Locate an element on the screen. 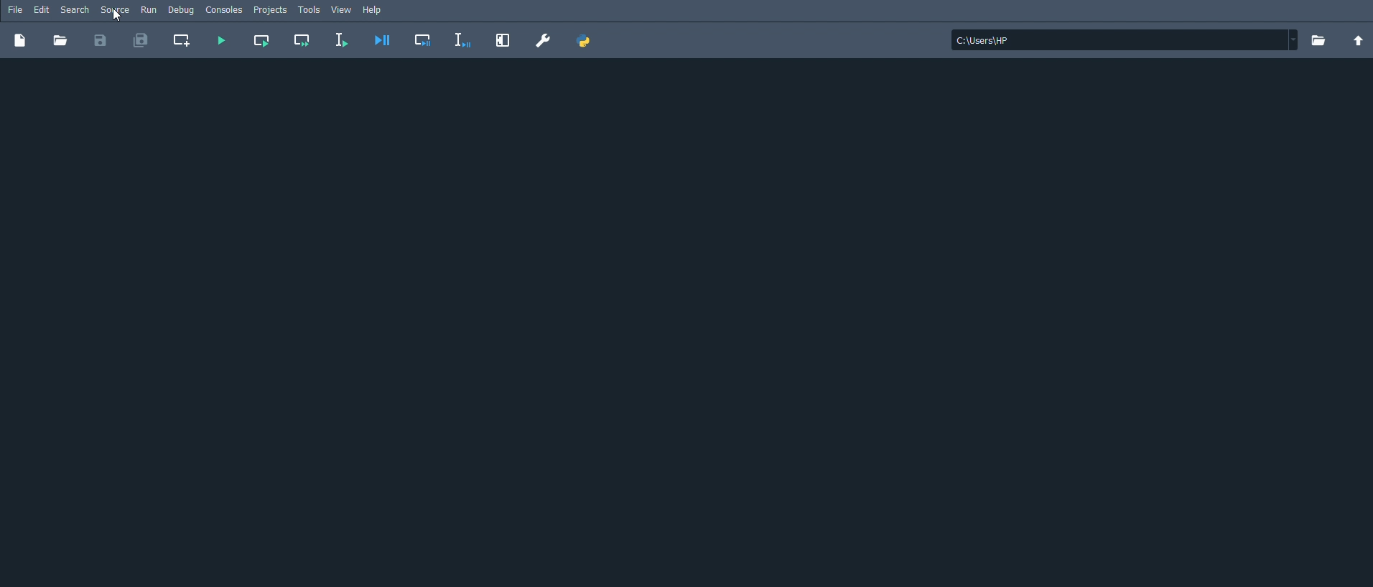  Debug selection or current line is located at coordinates (461, 40).